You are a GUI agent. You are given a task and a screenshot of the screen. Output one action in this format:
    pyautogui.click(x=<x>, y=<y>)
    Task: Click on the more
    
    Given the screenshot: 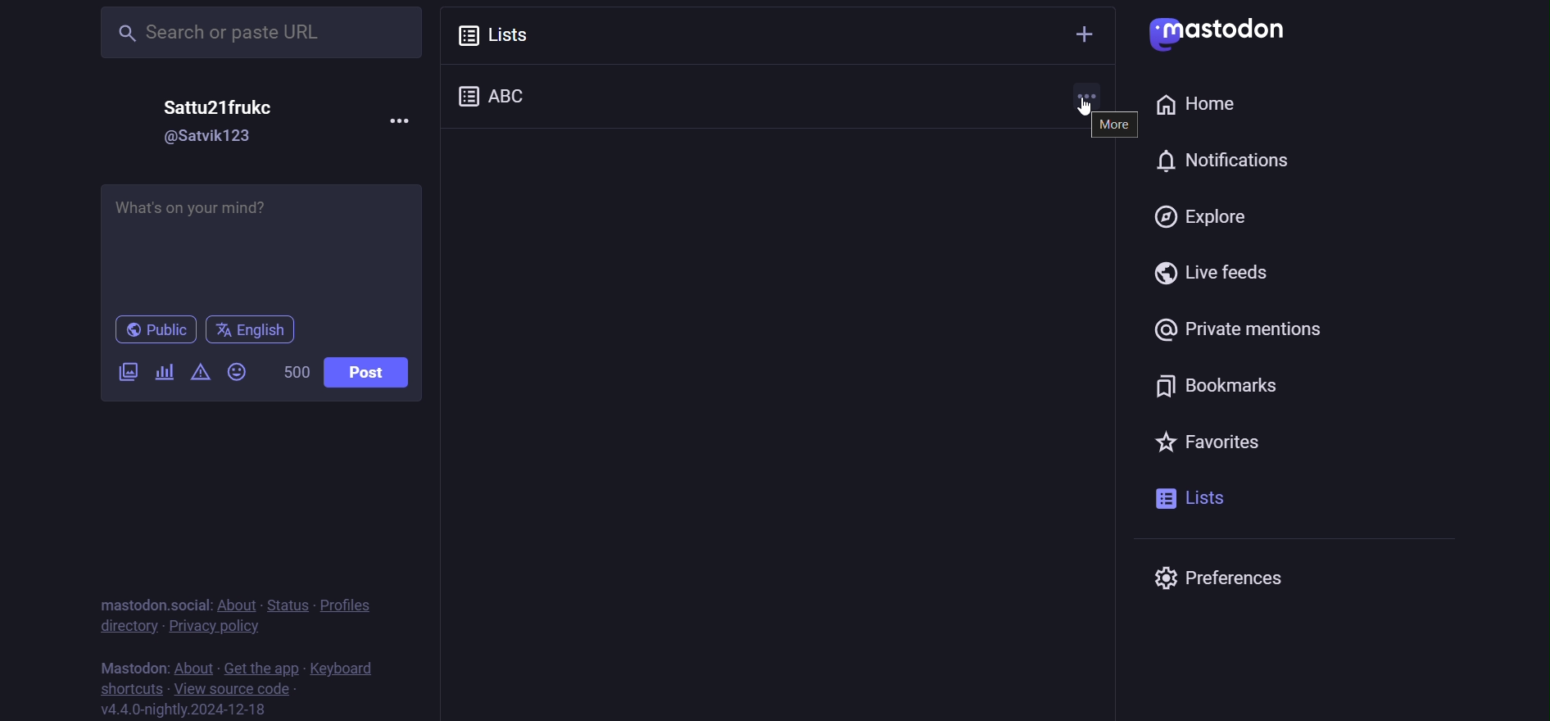 What is the action you would take?
    pyautogui.click(x=406, y=120)
    